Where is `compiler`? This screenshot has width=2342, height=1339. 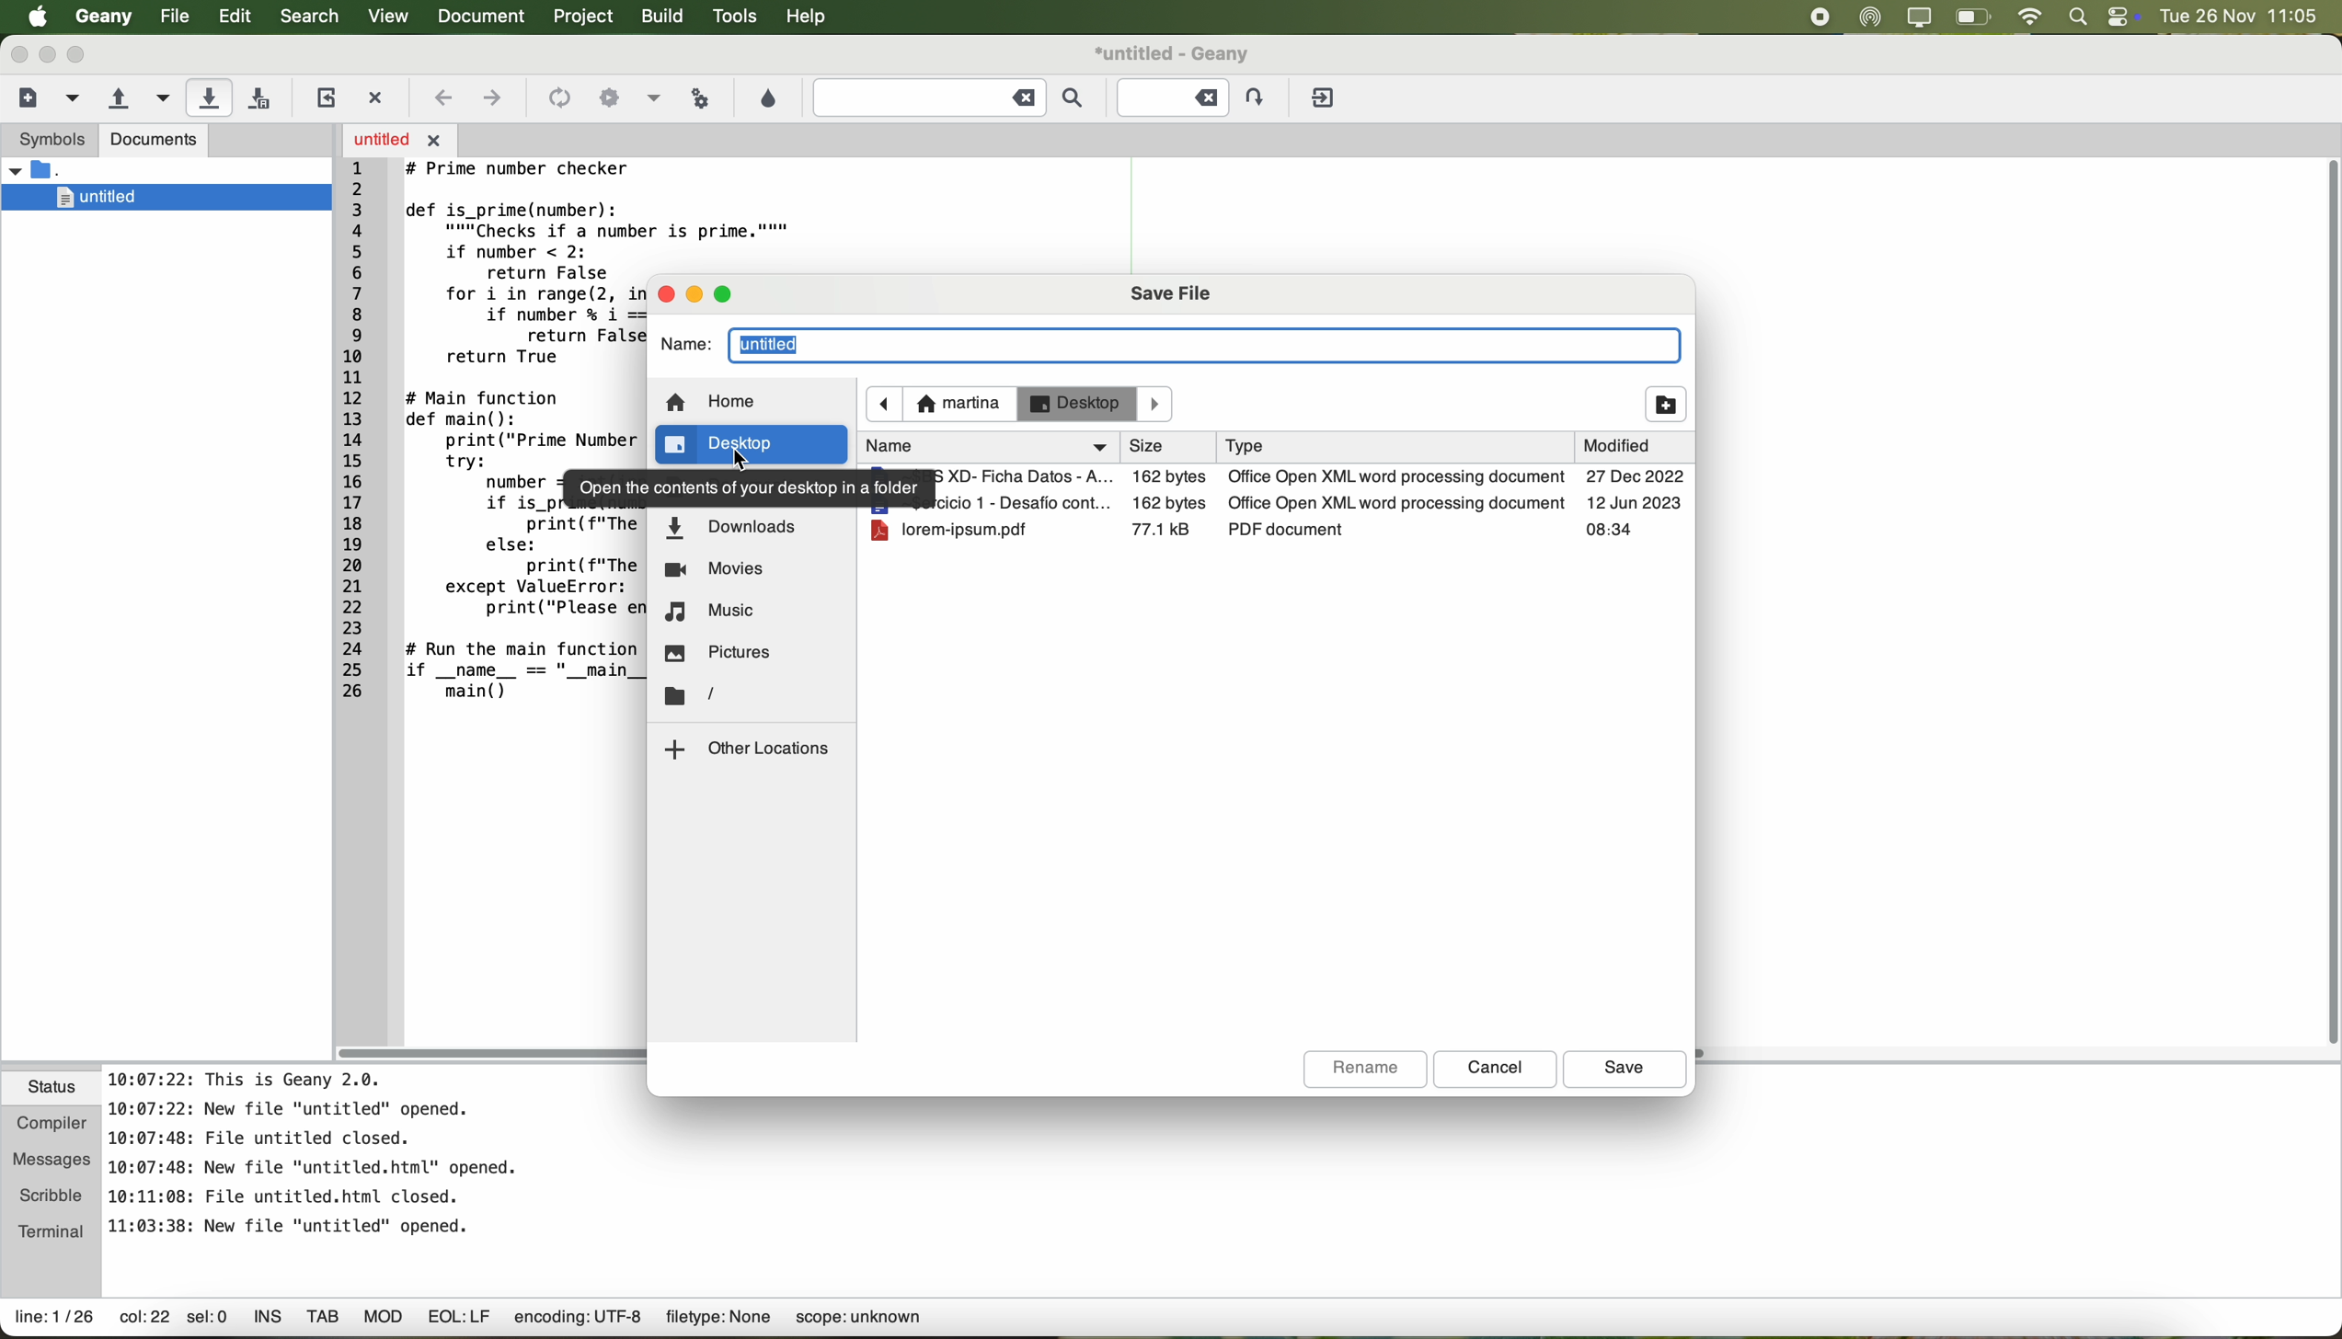
compiler is located at coordinates (52, 1120).